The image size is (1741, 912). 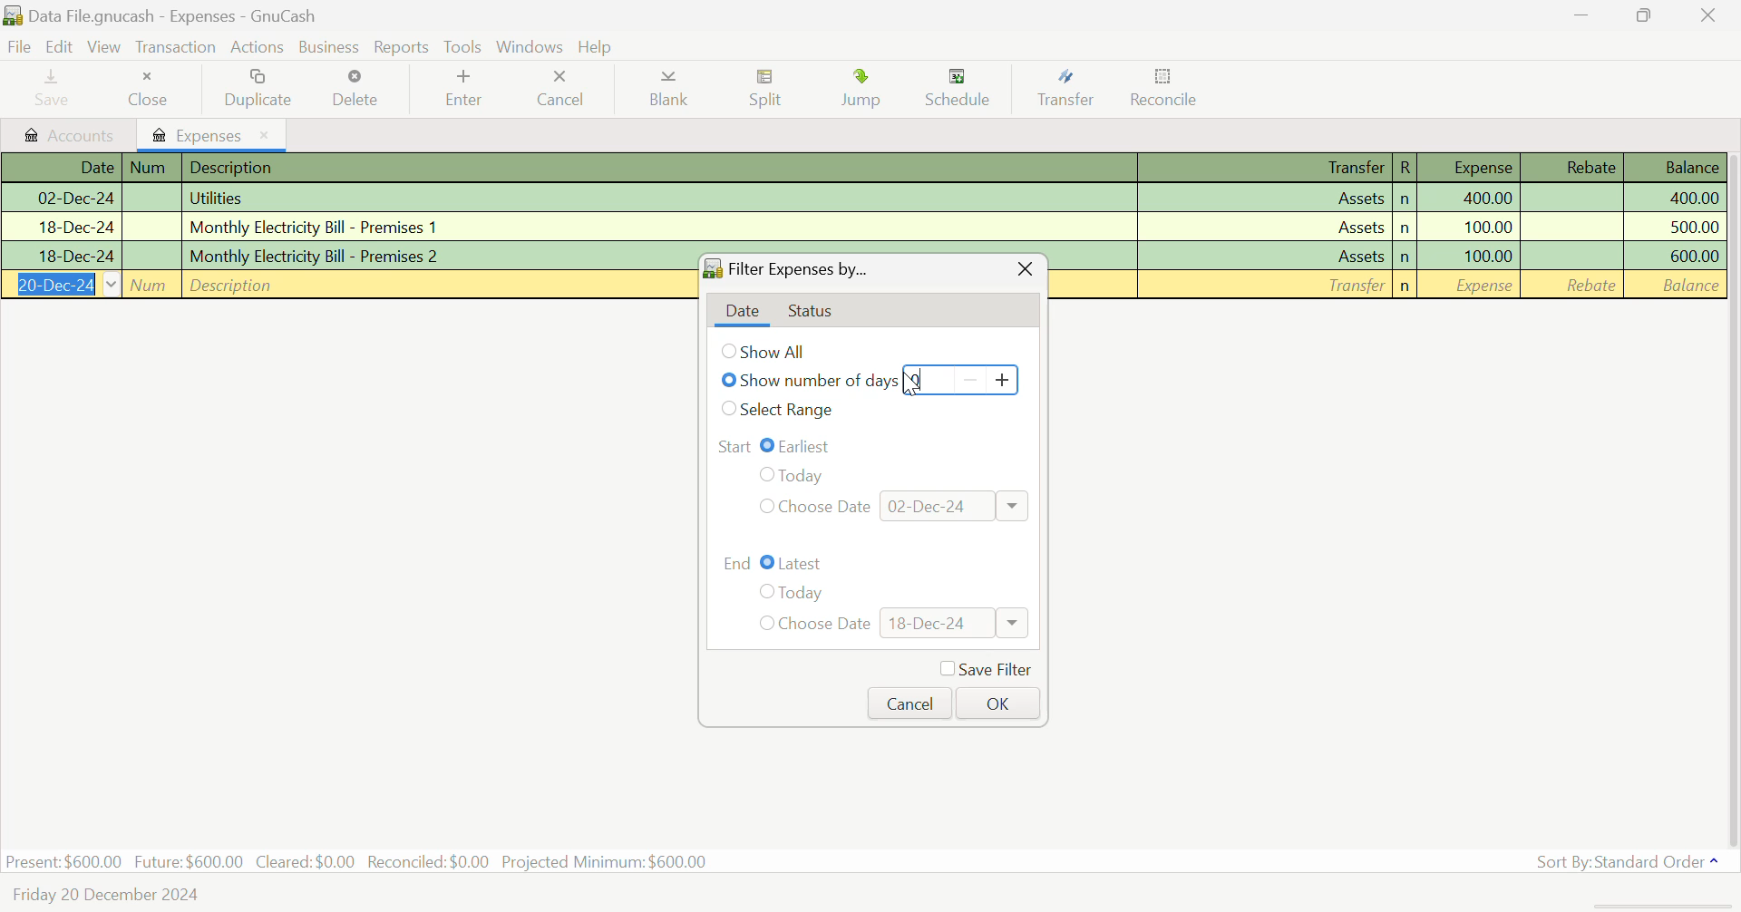 I want to click on Date tab open, so click(x=742, y=313).